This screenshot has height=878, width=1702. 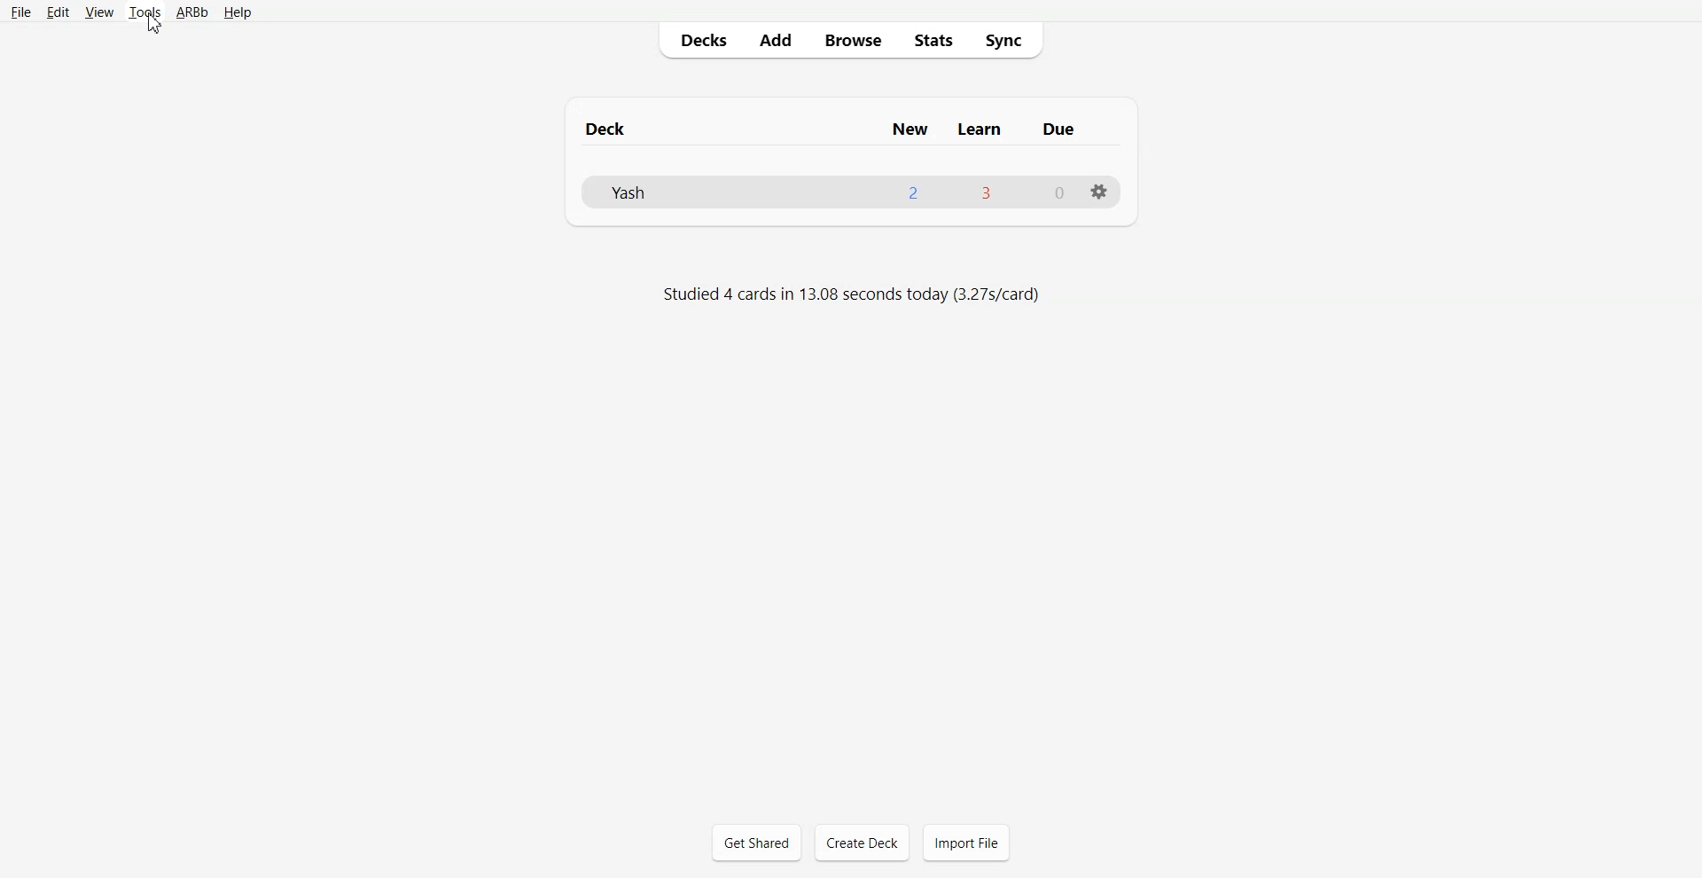 I want to click on Deck New Learn Due, so click(x=839, y=129).